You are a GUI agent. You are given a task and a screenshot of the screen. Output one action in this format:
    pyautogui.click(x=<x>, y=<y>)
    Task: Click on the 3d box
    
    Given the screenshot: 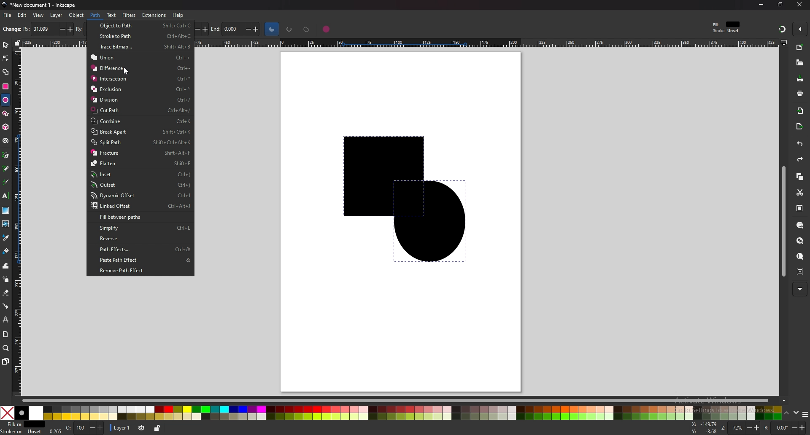 What is the action you would take?
    pyautogui.click(x=5, y=127)
    